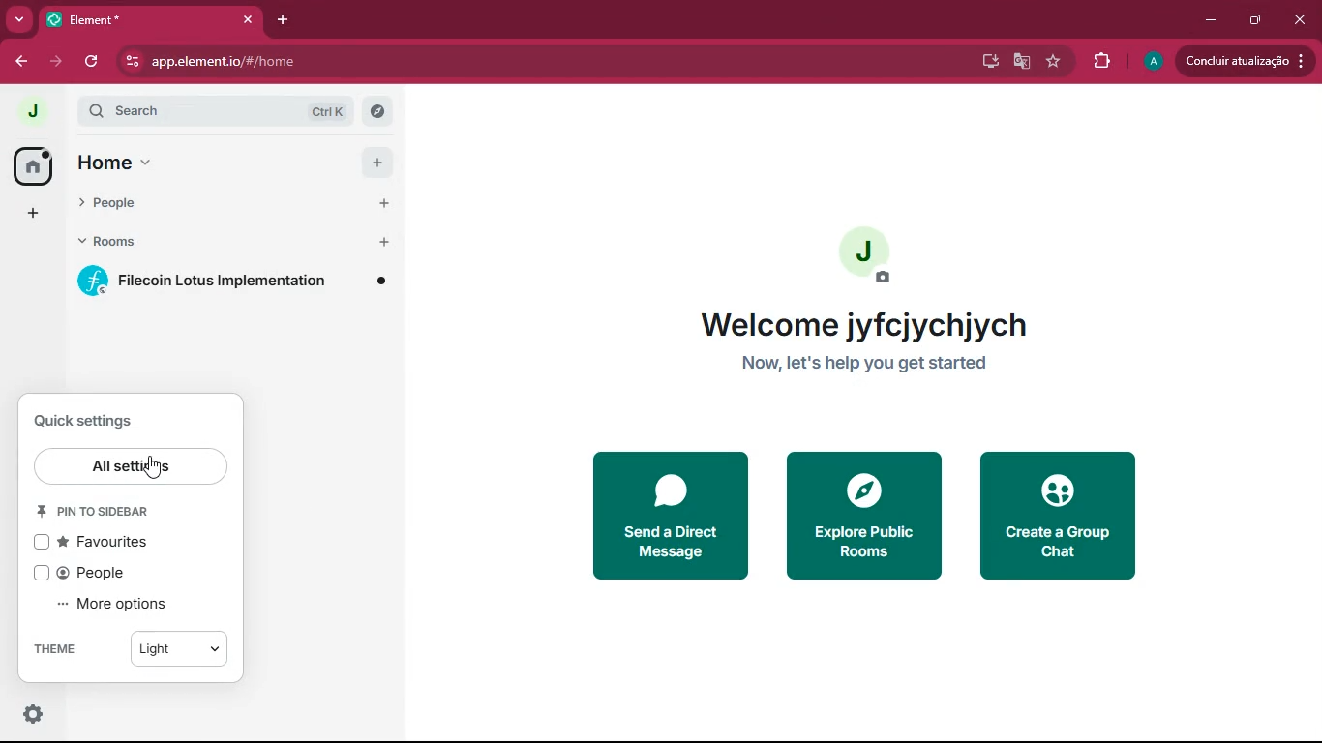 This screenshot has width=1322, height=743. Describe the element at coordinates (1153, 62) in the screenshot. I see `profile` at that location.